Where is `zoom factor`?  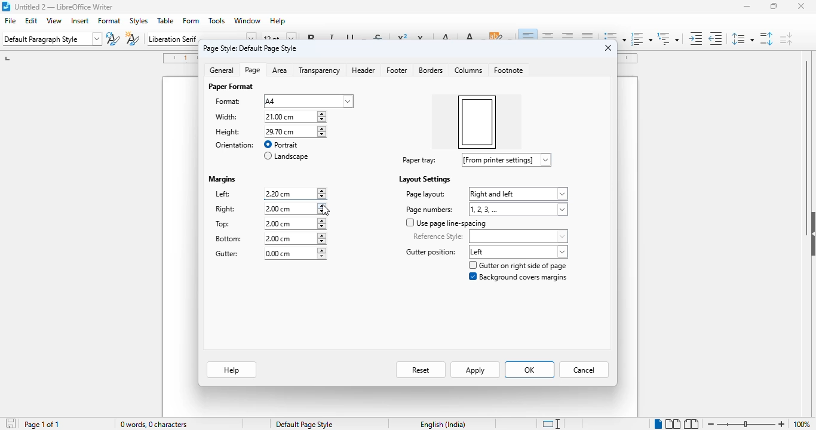
zoom factor is located at coordinates (802, 425).